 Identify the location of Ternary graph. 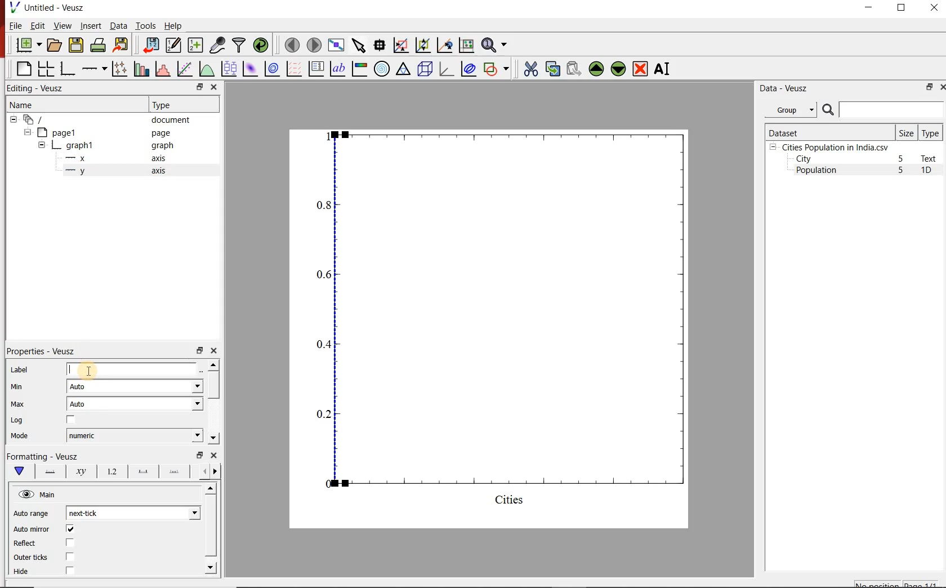
(403, 69).